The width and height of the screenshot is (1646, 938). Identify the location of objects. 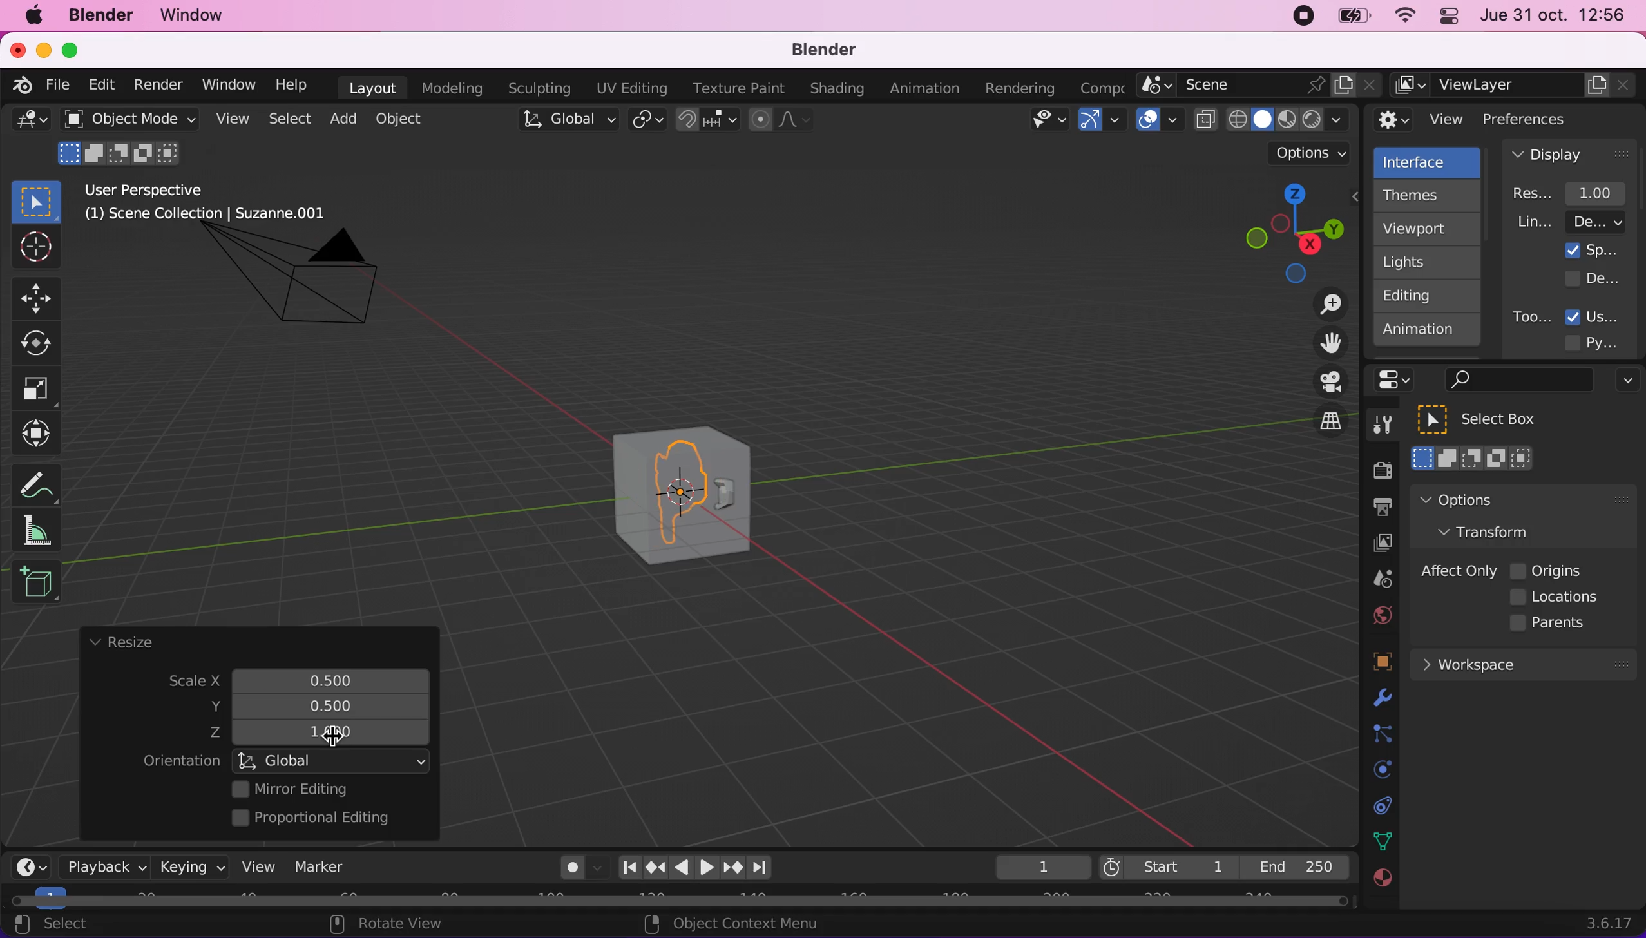
(1366, 663).